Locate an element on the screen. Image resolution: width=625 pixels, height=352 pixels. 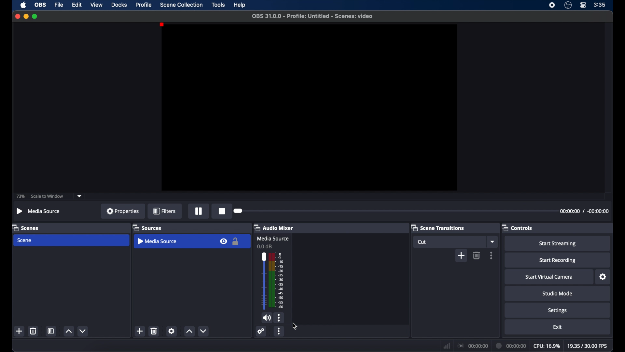
network is located at coordinates (446, 345).